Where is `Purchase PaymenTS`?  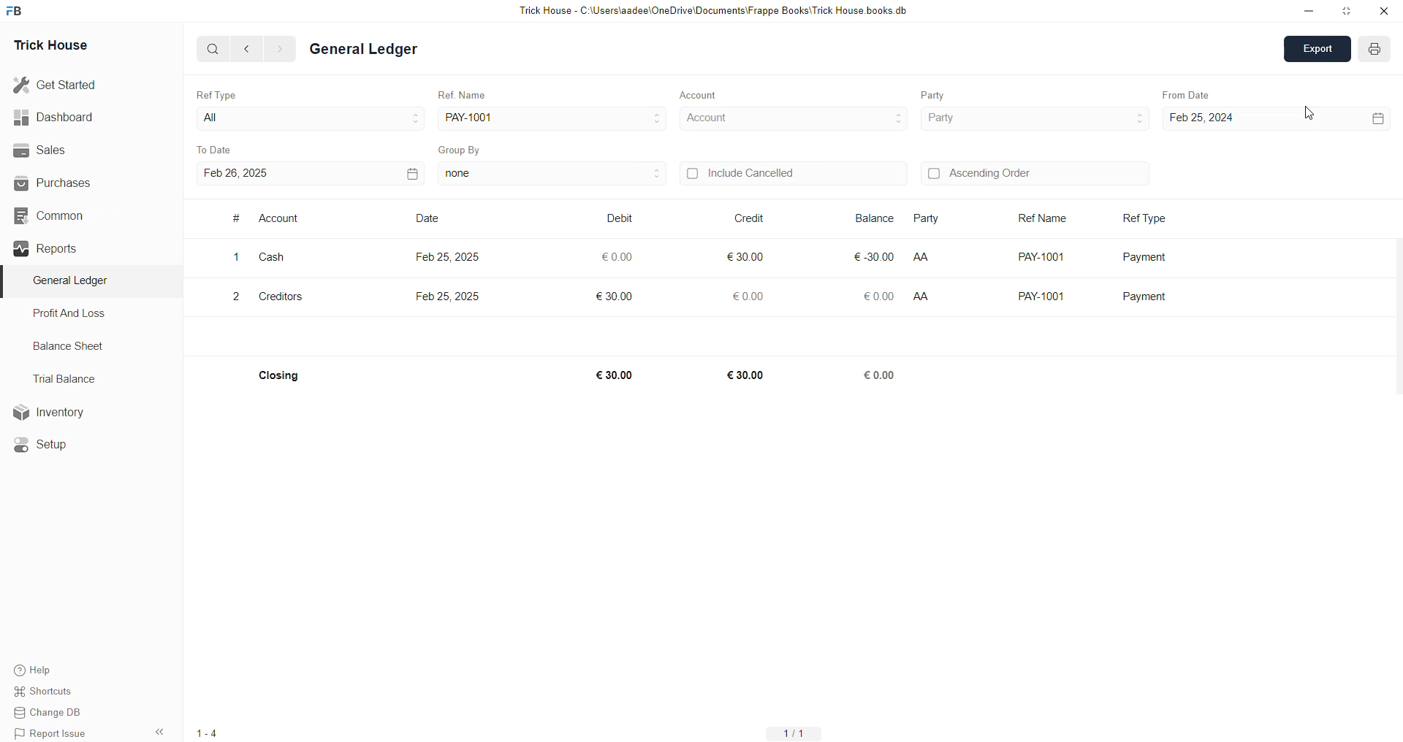 Purchase PaymenTS is located at coordinates (77, 248).